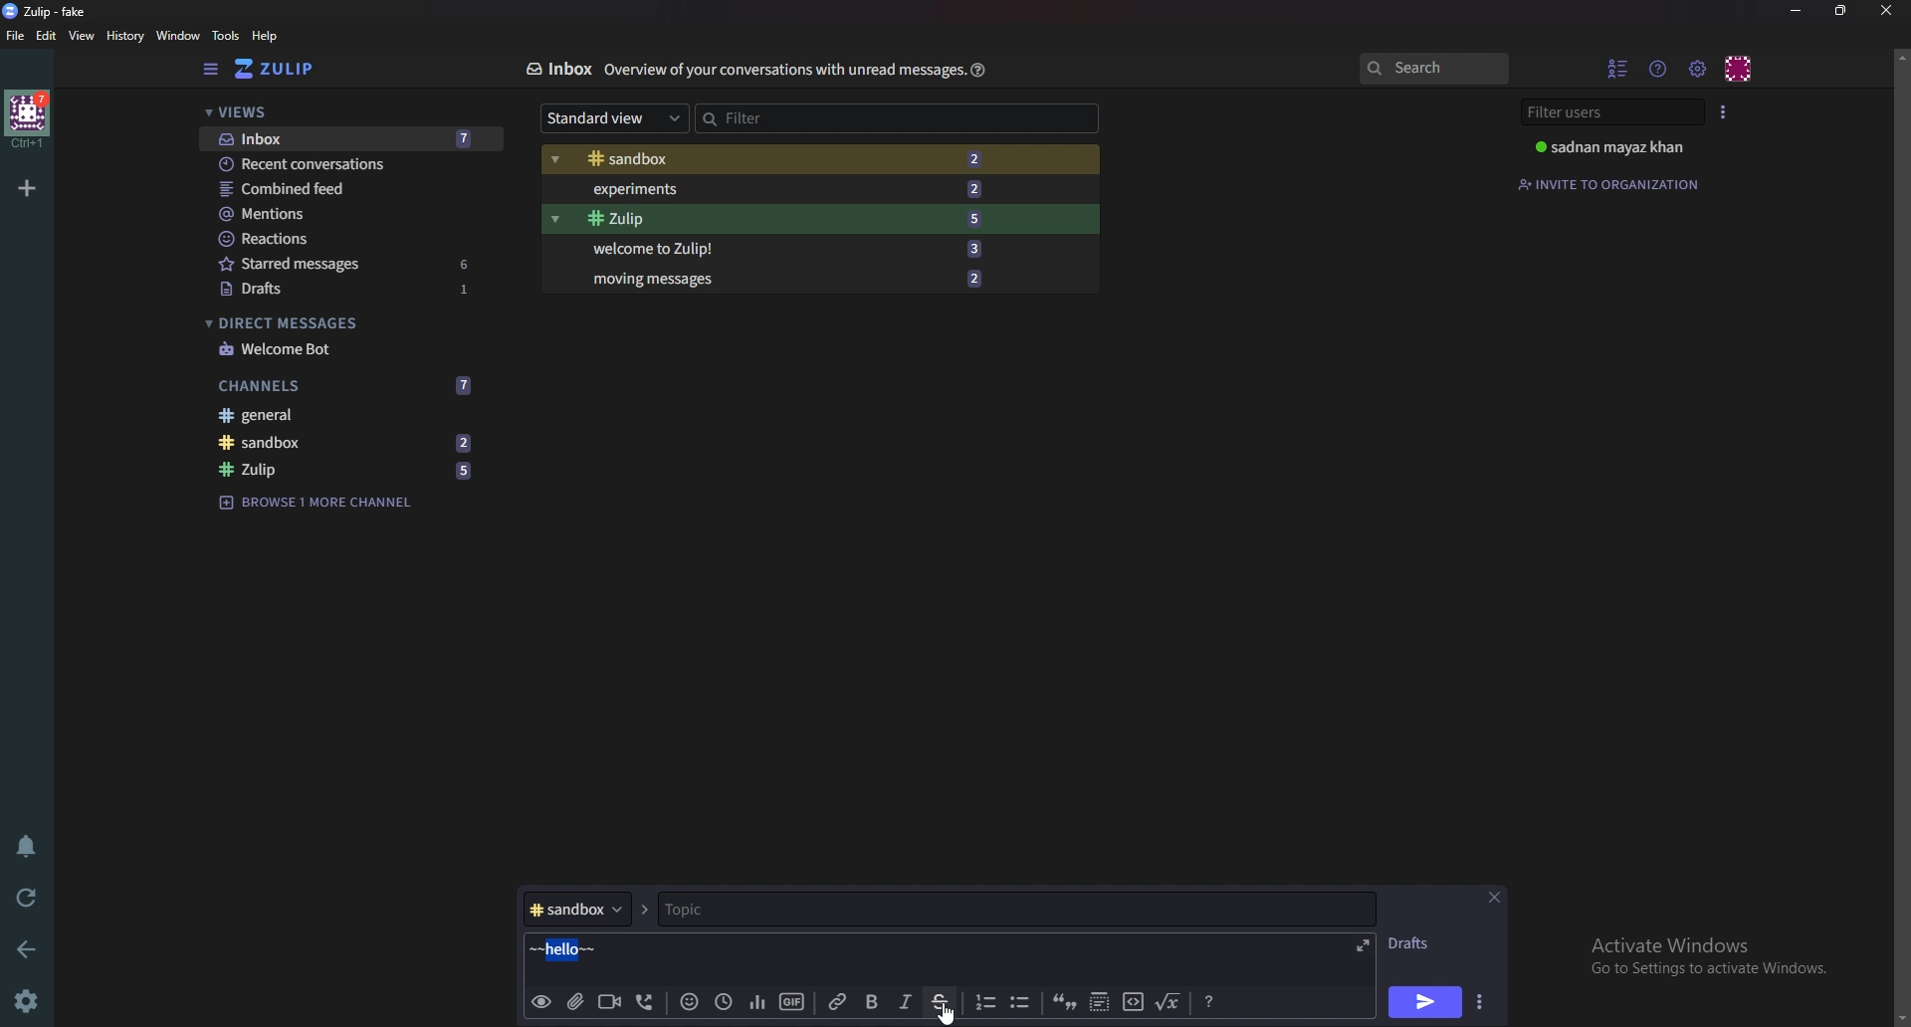 The width and height of the screenshot is (1911, 1027). I want to click on Minimize, so click(1797, 10).